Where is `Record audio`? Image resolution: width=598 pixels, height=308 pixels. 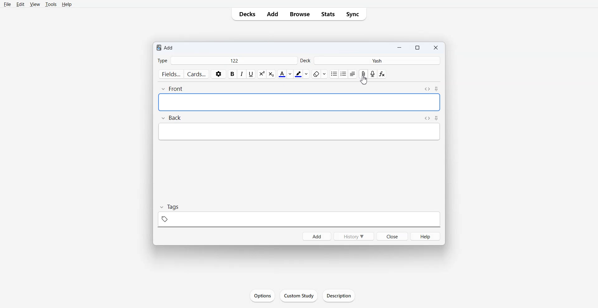
Record audio is located at coordinates (373, 74).